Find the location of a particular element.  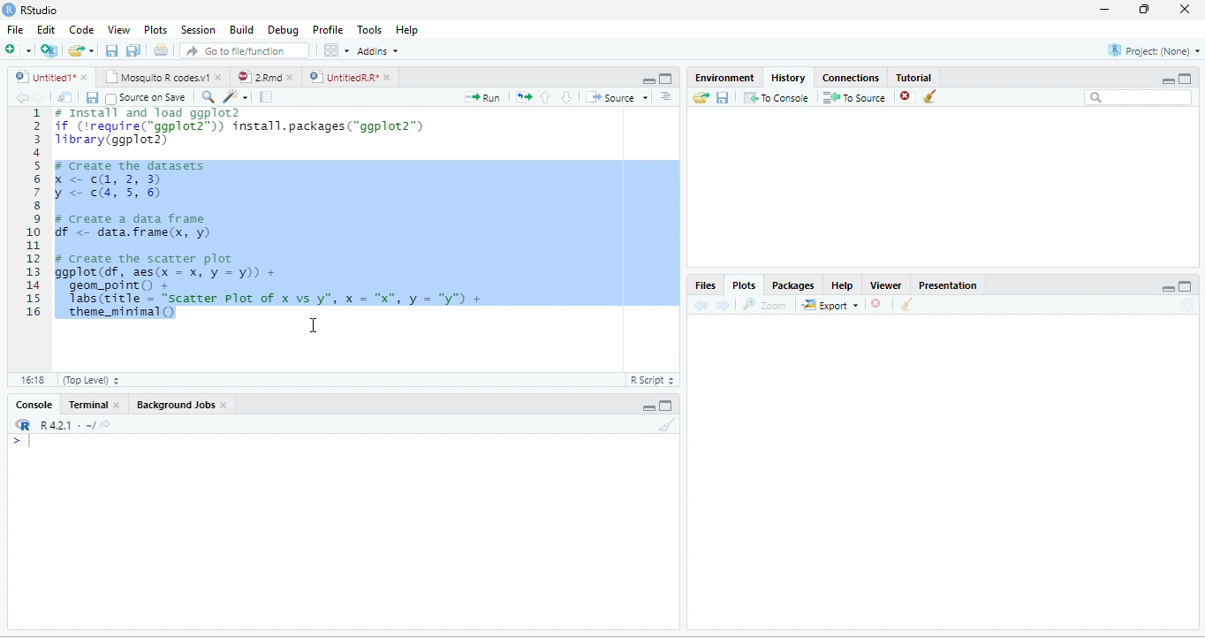

Build is located at coordinates (240, 28).